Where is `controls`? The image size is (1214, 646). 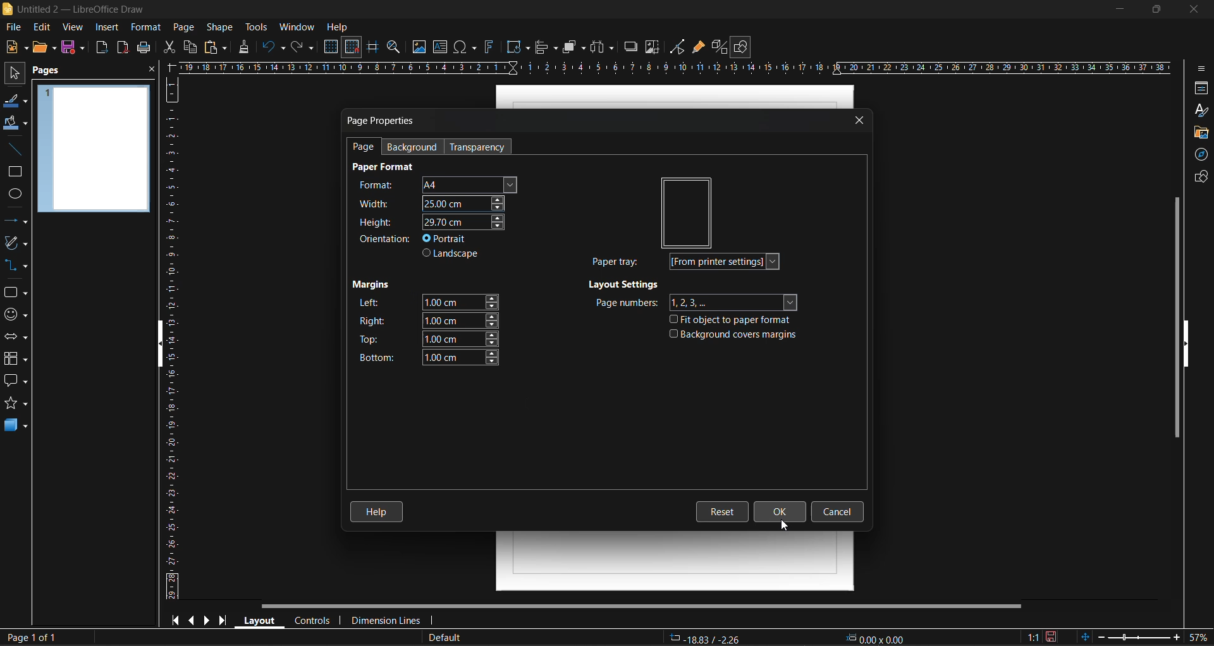
controls is located at coordinates (314, 621).